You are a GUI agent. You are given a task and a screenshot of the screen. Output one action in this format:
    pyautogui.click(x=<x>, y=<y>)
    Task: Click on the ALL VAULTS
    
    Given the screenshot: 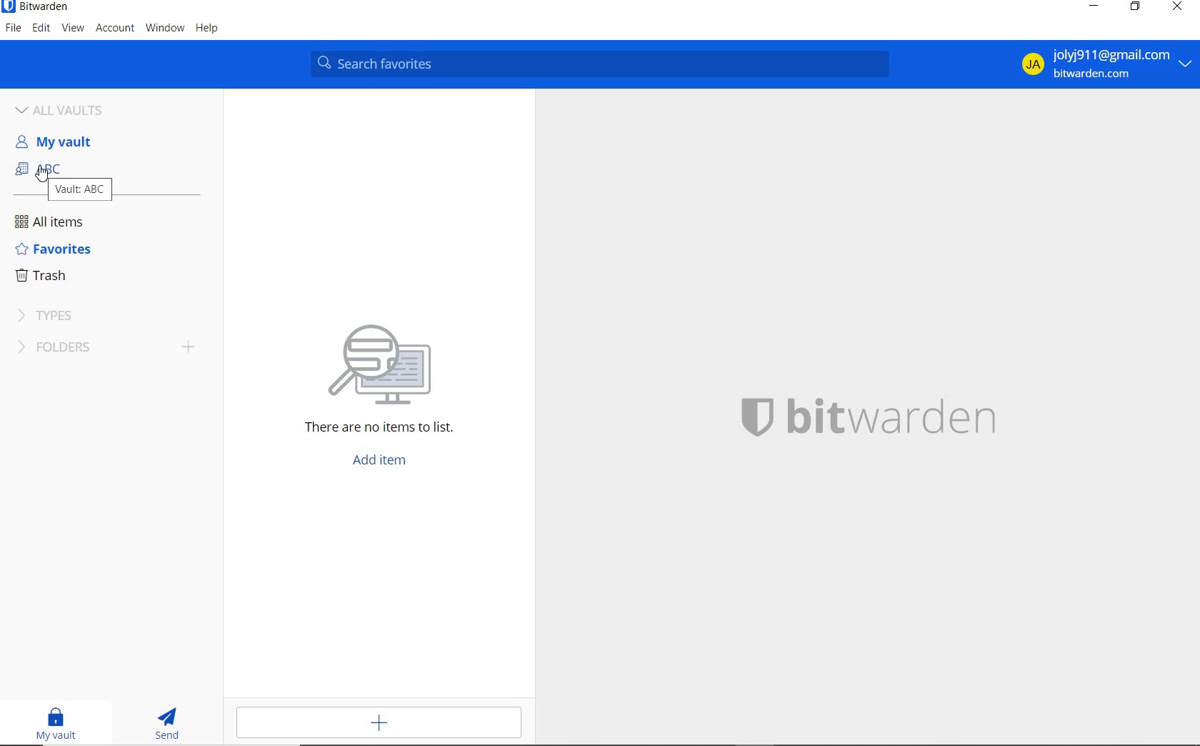 What is the action you would take?
    pyautogui.click(x=71, y=108)
    